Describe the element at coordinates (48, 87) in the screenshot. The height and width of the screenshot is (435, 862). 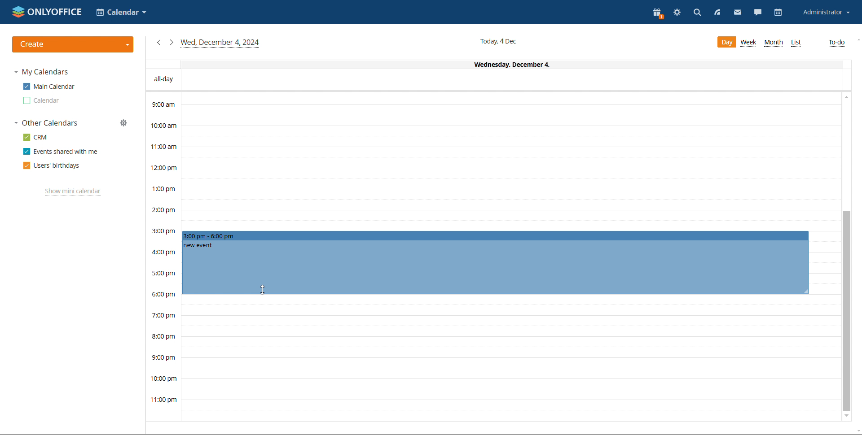
I see `main calendars` at that location.